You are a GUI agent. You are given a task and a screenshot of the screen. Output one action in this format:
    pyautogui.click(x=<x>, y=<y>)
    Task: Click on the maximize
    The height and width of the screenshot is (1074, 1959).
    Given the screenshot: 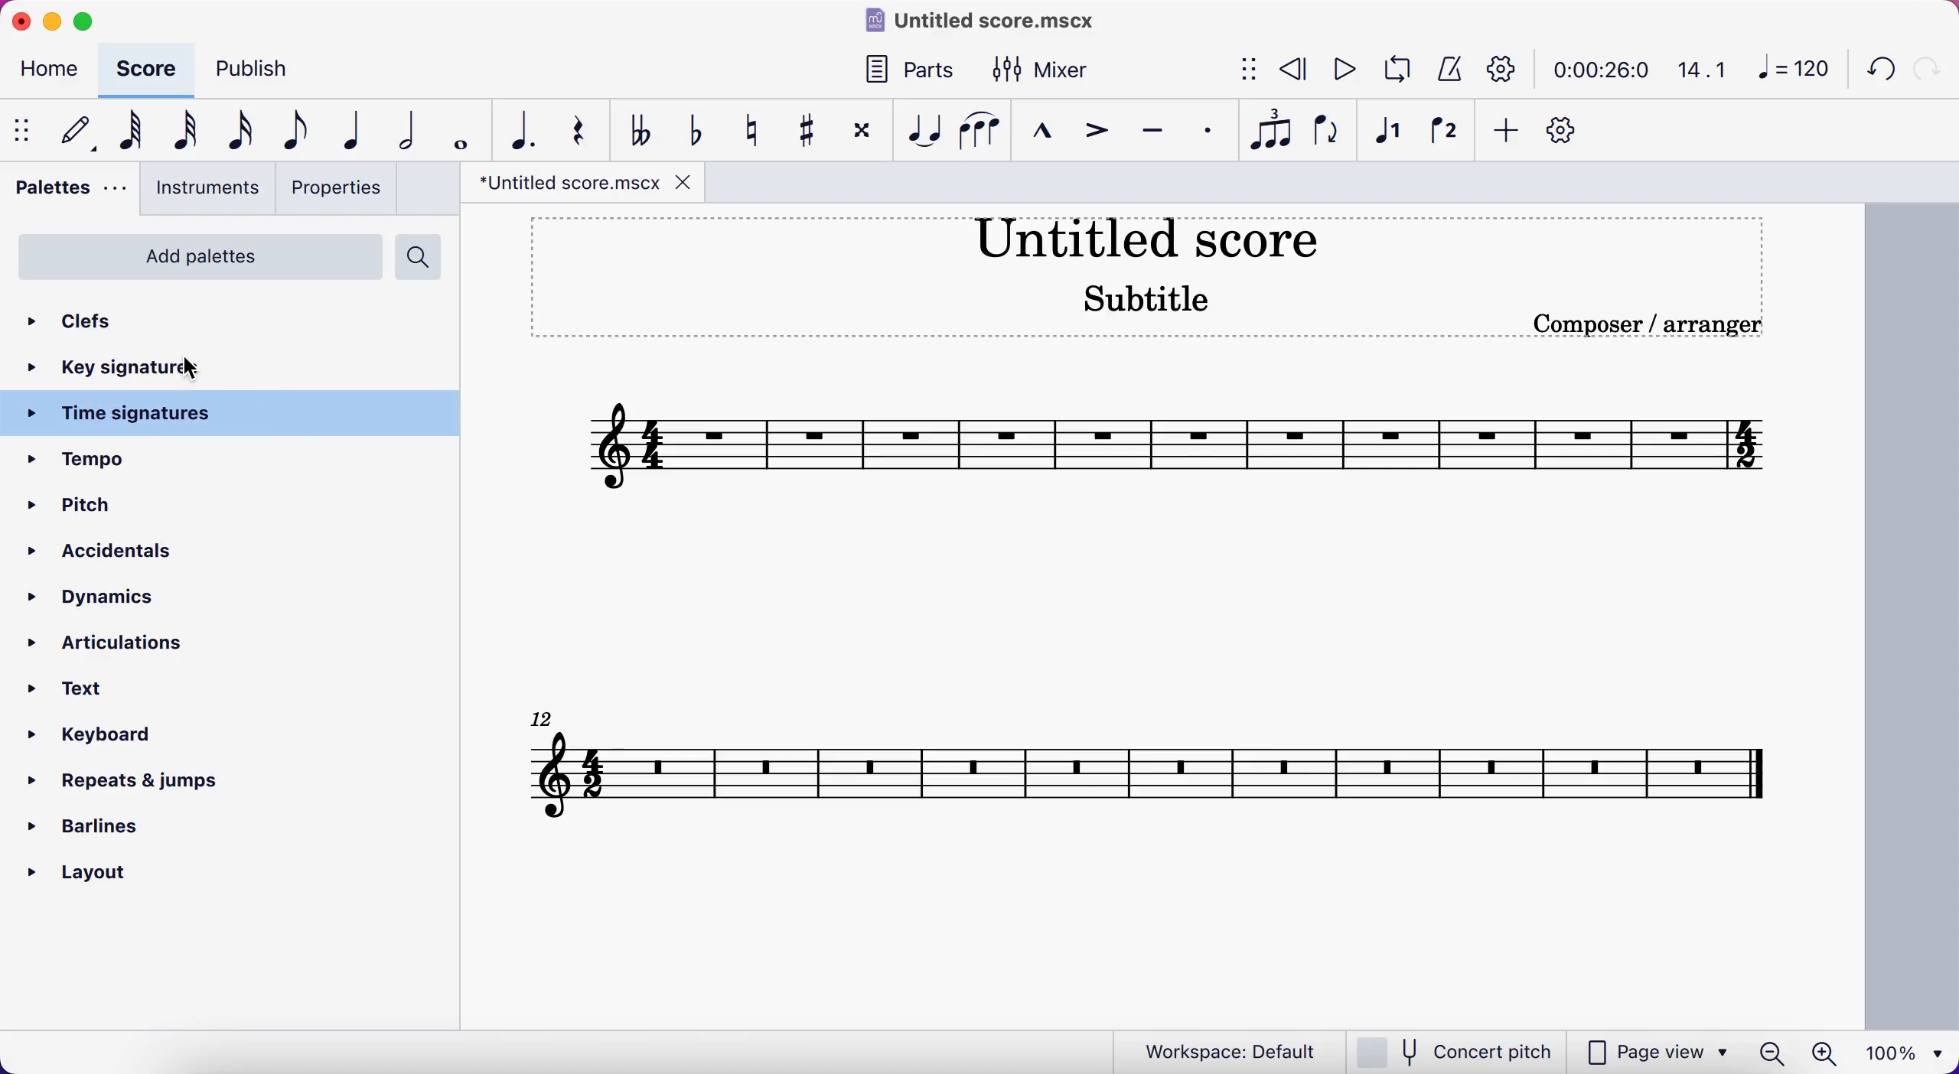 What is the action you would take?
    pyautogui.click(x=90, y=21)
    